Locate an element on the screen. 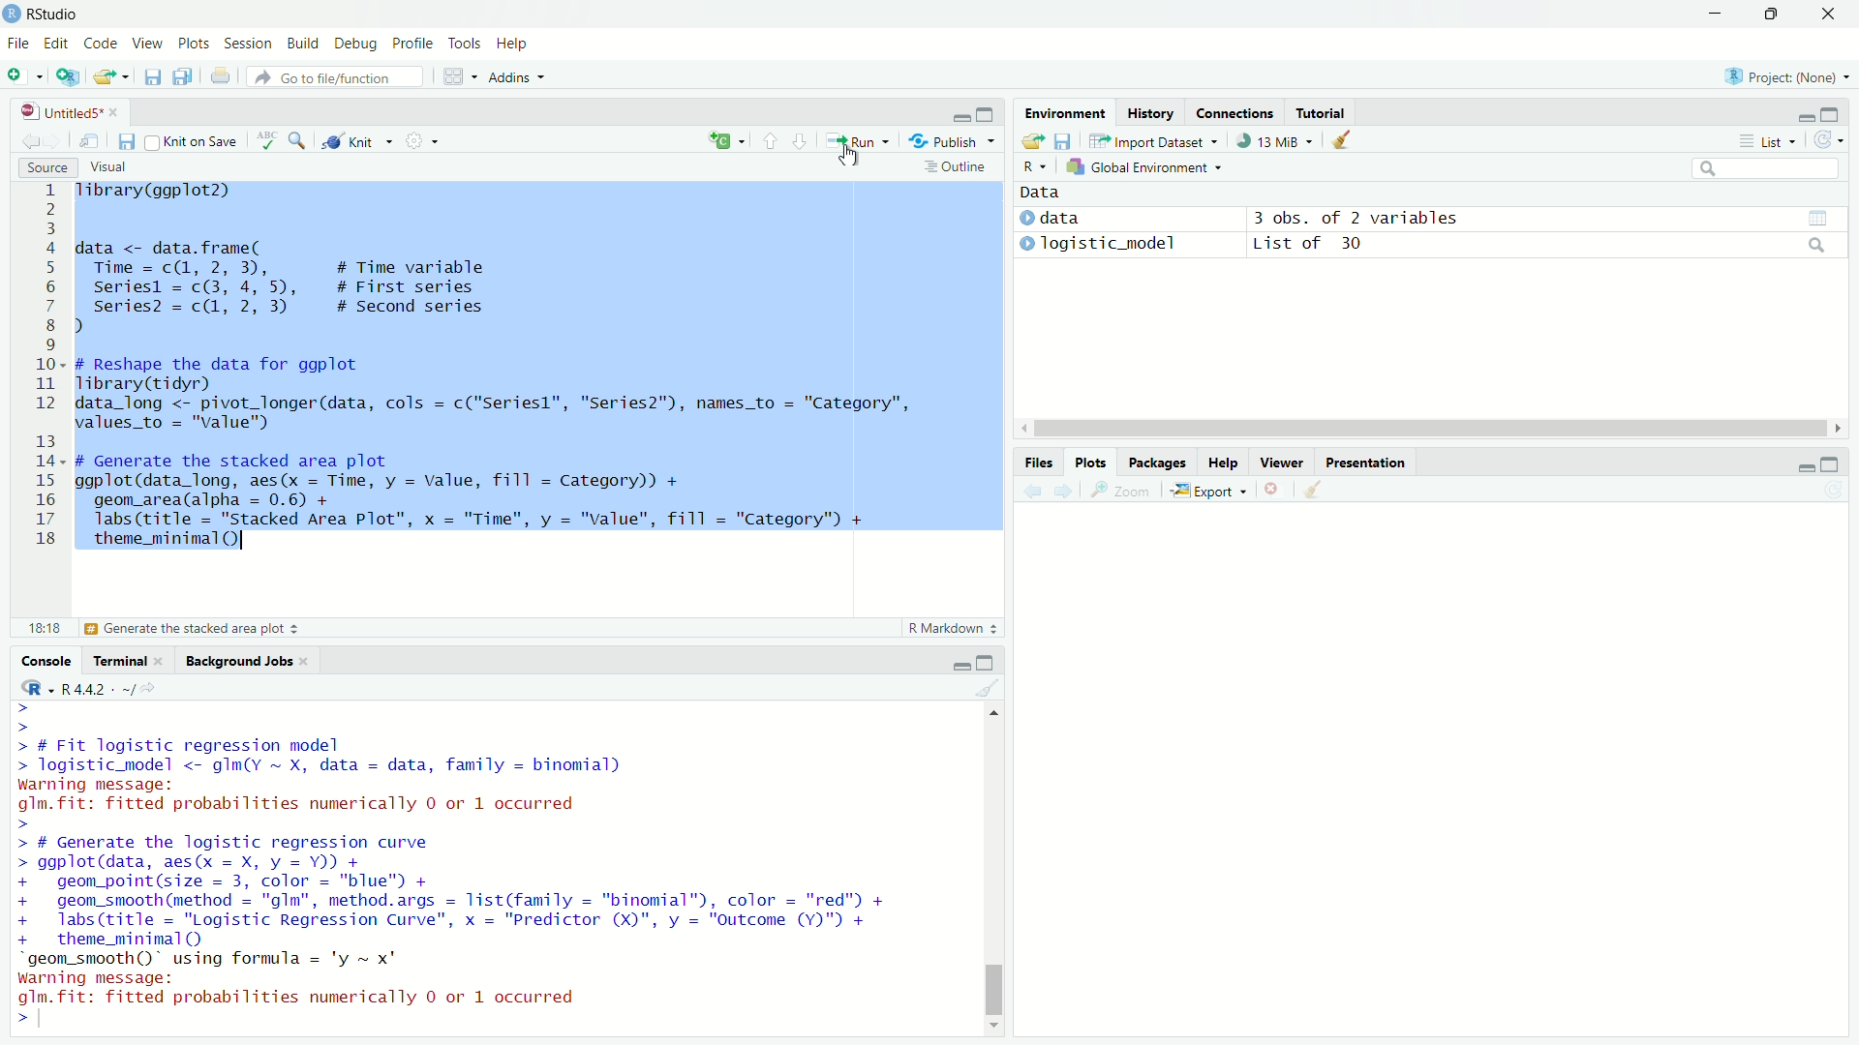  Knit on Save is located at coordinates (195, 142).